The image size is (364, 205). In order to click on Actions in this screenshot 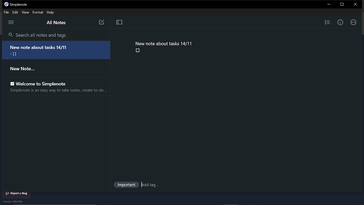, I will do `click(354, 22)`.